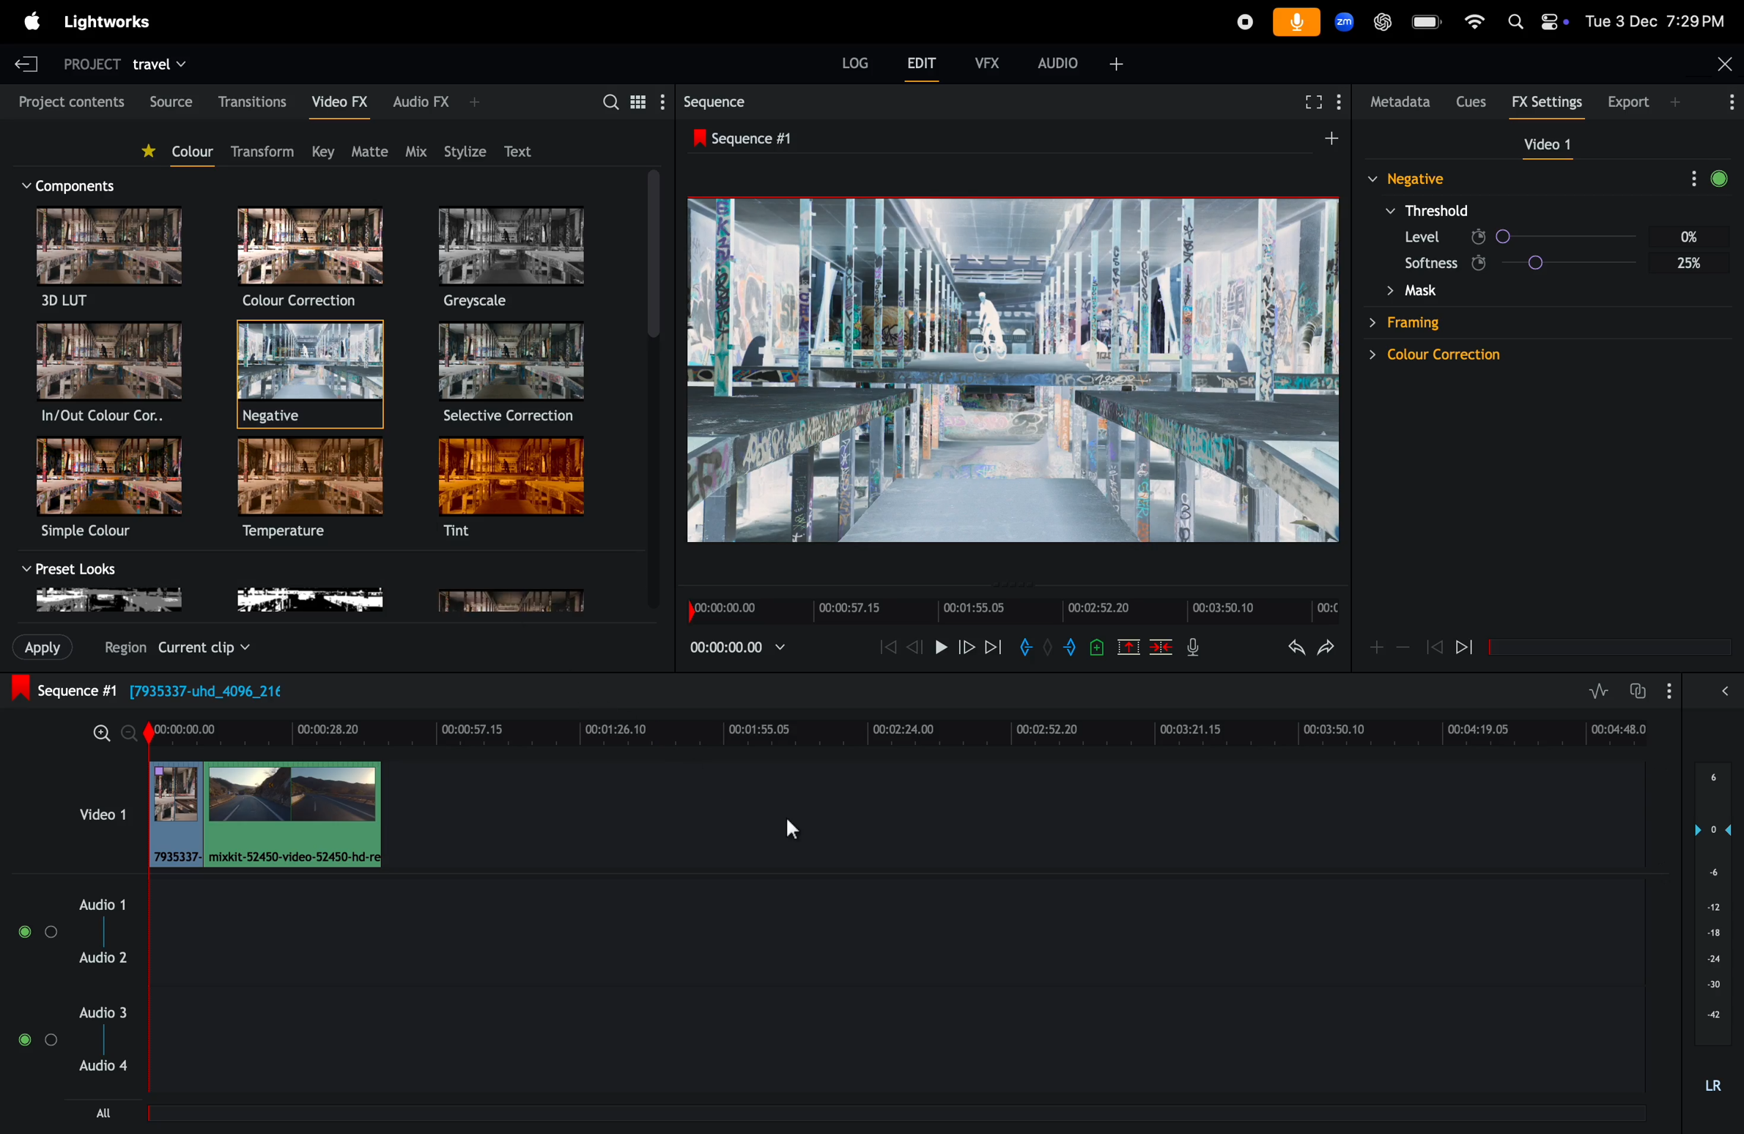 This screenshot has height=1134, width=1744. Describe the element at coordinates (1689, 237) in the screenshot. I see `` at that location.